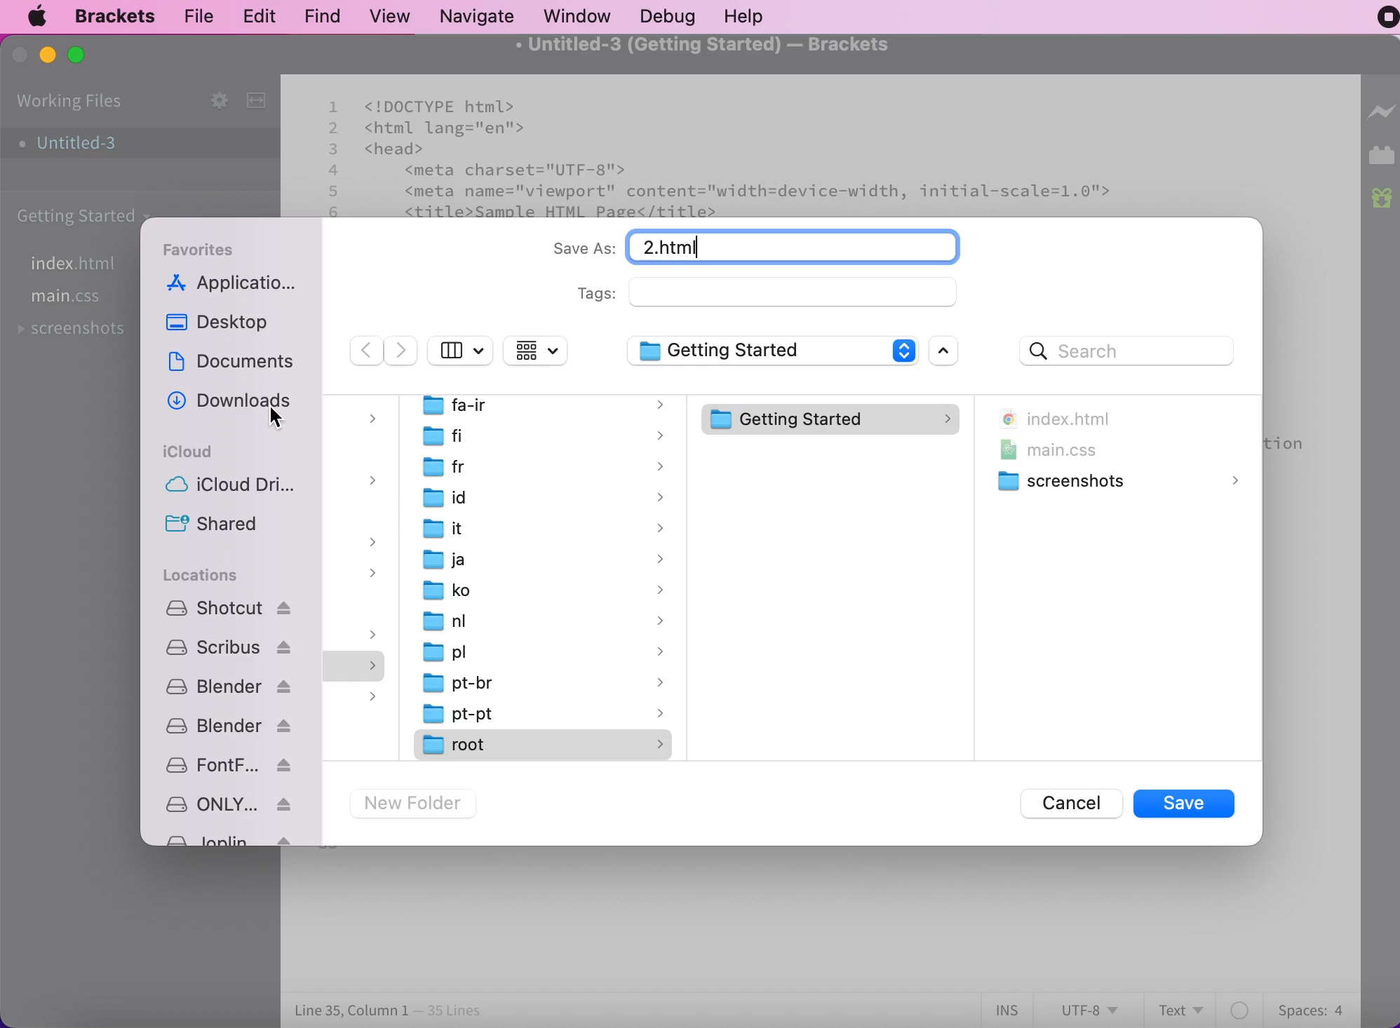 The image size is (1400, 1028). Describe the element at coordinates (202, 250) in the screenshot. I see `favorites` at that location.